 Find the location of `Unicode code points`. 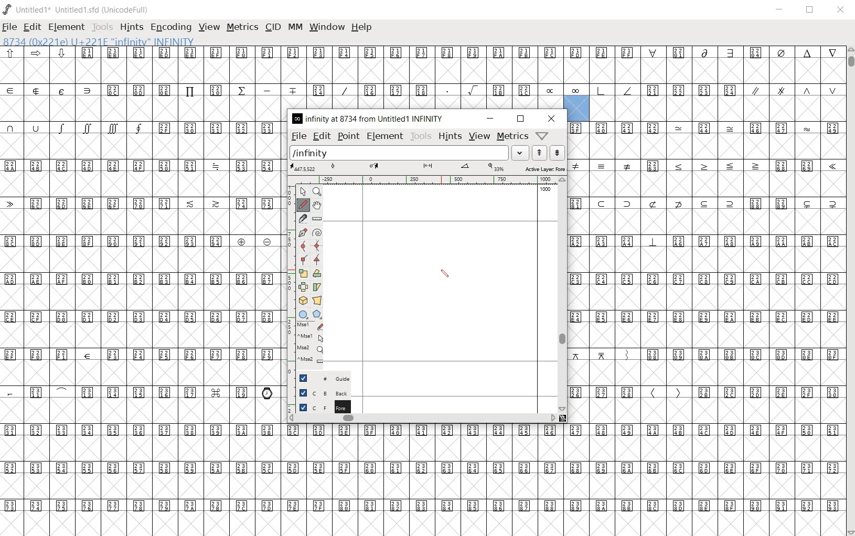

Unicode code points is located at coordinates (769, 128).